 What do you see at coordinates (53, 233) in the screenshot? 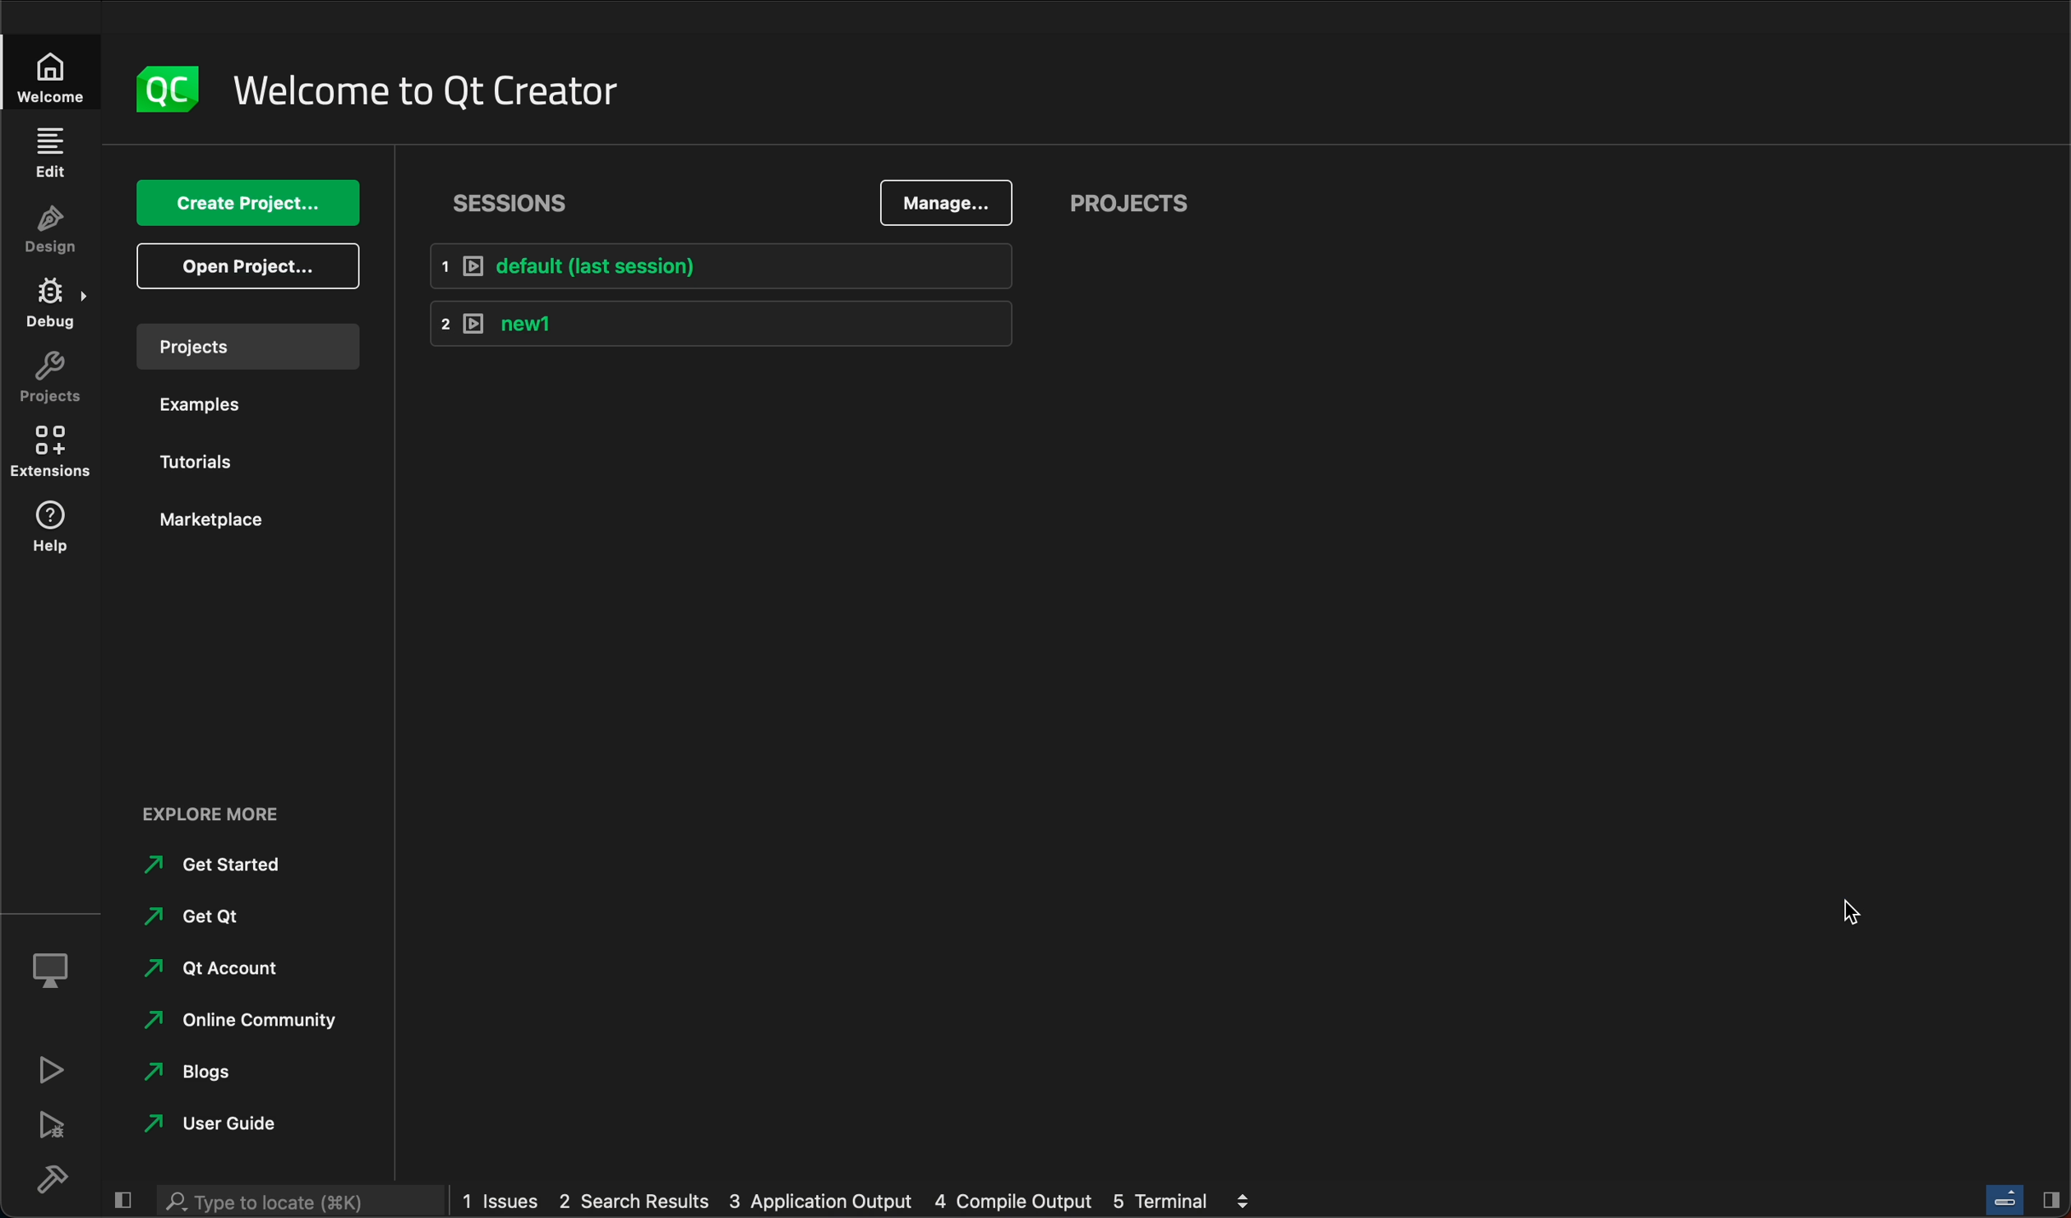
I see `design` at bounding box center [53, 233].